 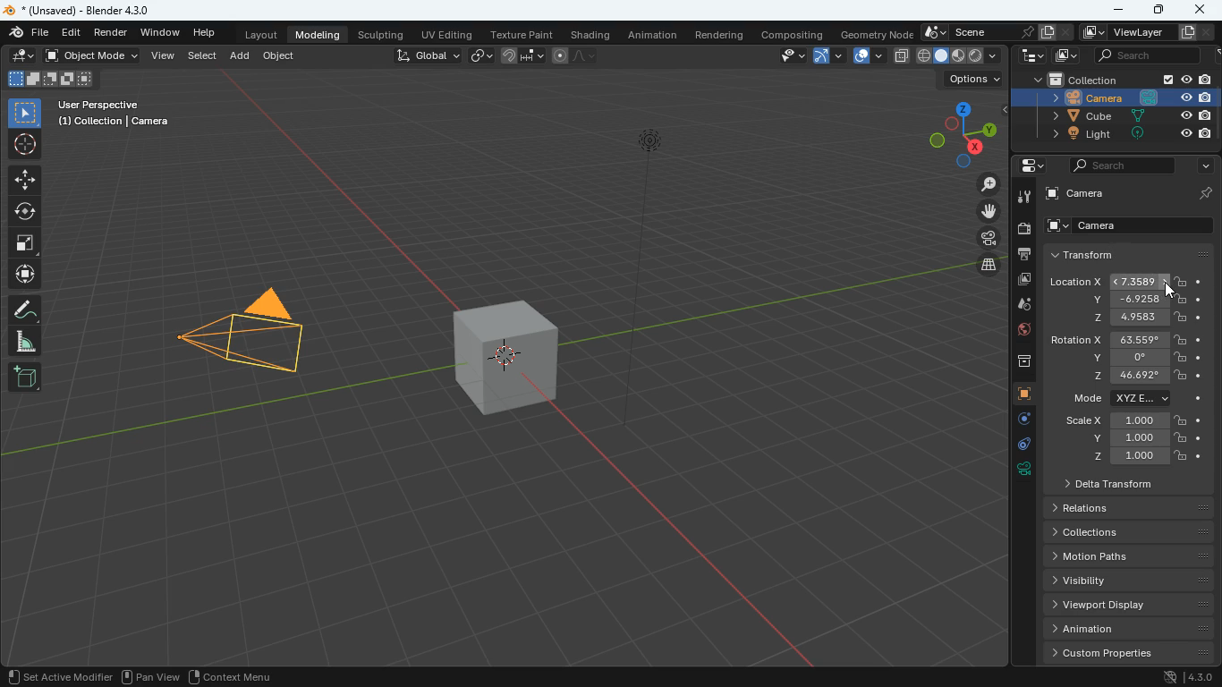 I want to click on drop, so click(x=1020, y=306).